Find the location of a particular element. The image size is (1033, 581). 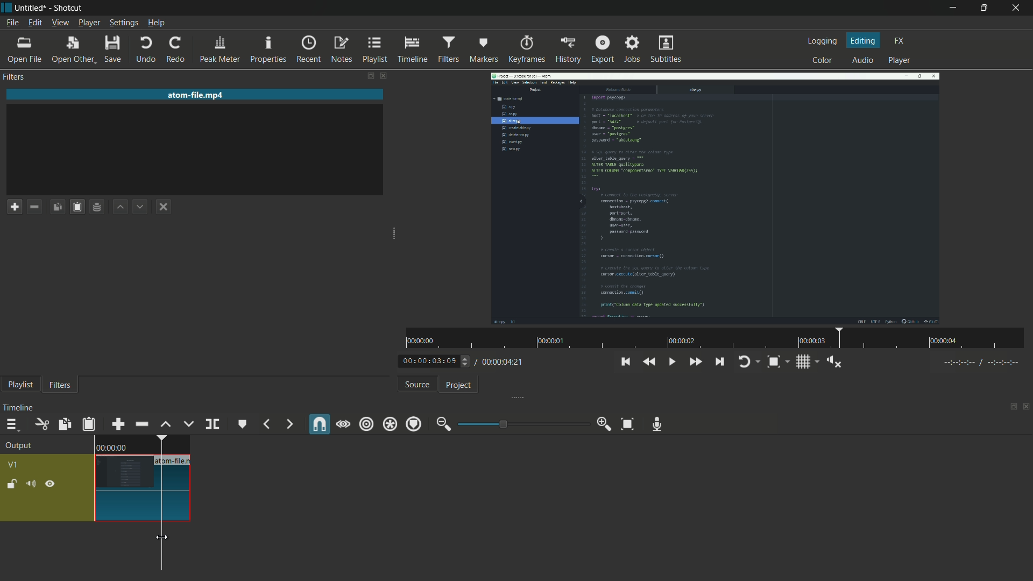

create or edit marker is located at coordinates (242, 424).